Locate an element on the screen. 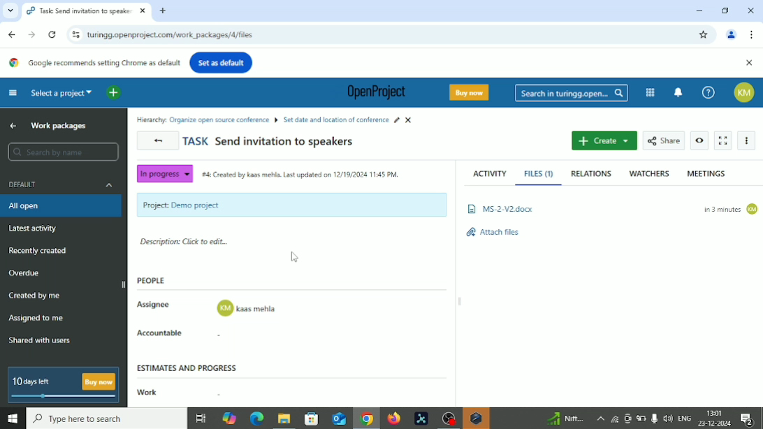  Activity is located at coordinates (486, 173).